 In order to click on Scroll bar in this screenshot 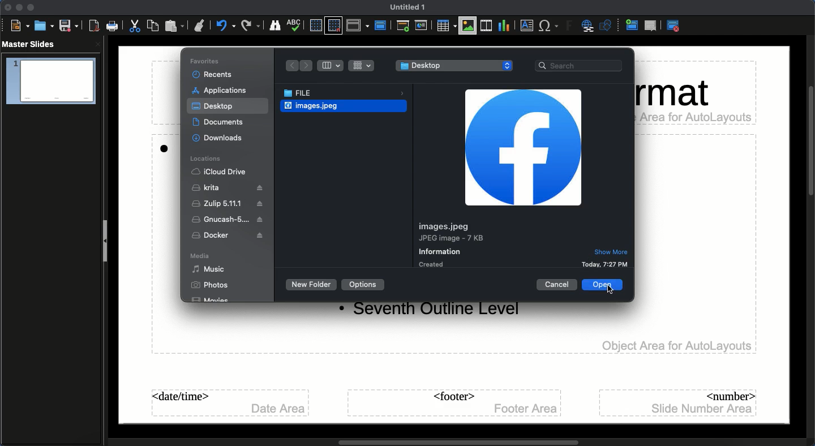, I will do `click(459, 443)`.